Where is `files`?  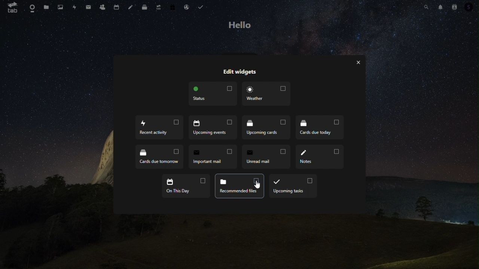
files is located at coordinates (46, 7).